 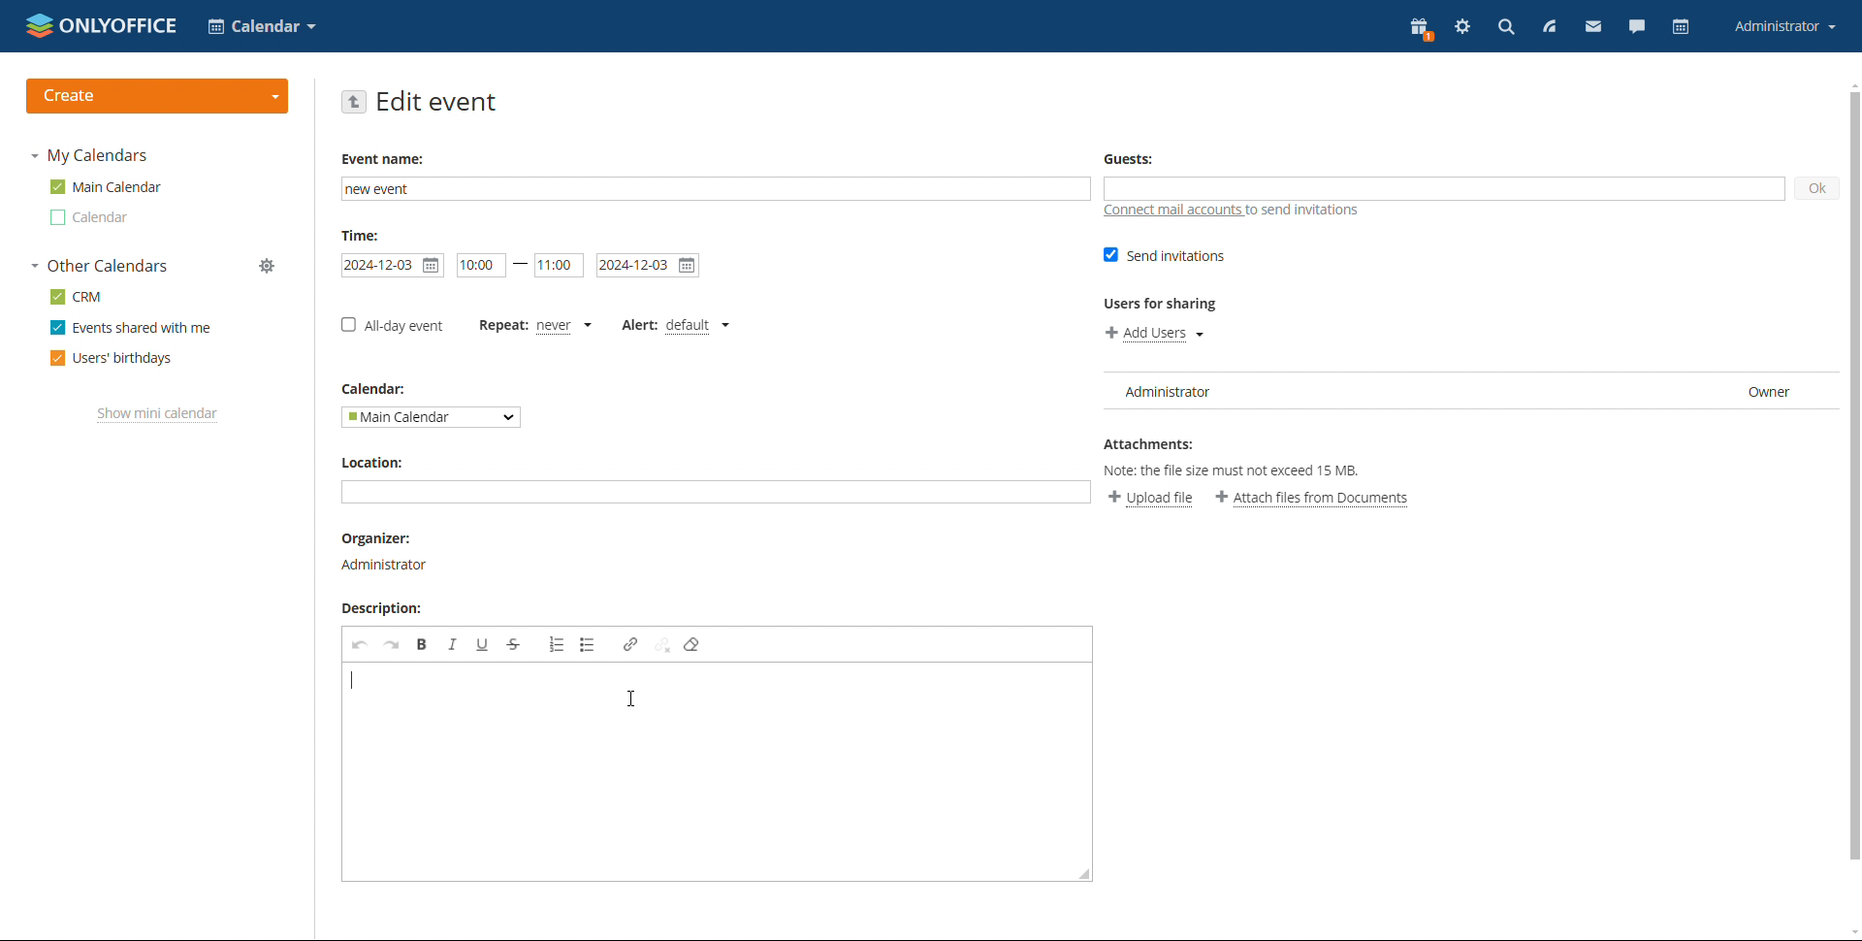 What do you see at coordinates (261, 26) in the screenshot?
I see `select application` at bounding box center [261, 26].